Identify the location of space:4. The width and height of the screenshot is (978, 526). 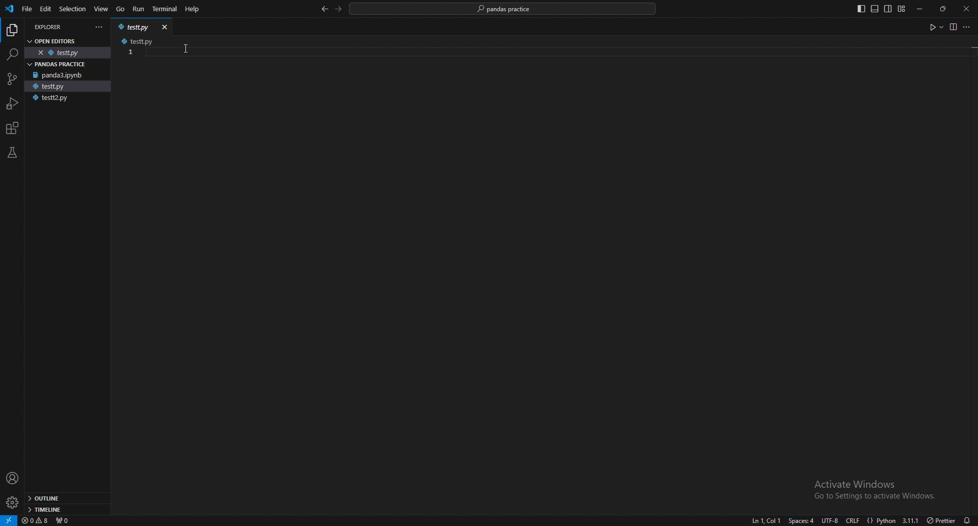
(800, 520).